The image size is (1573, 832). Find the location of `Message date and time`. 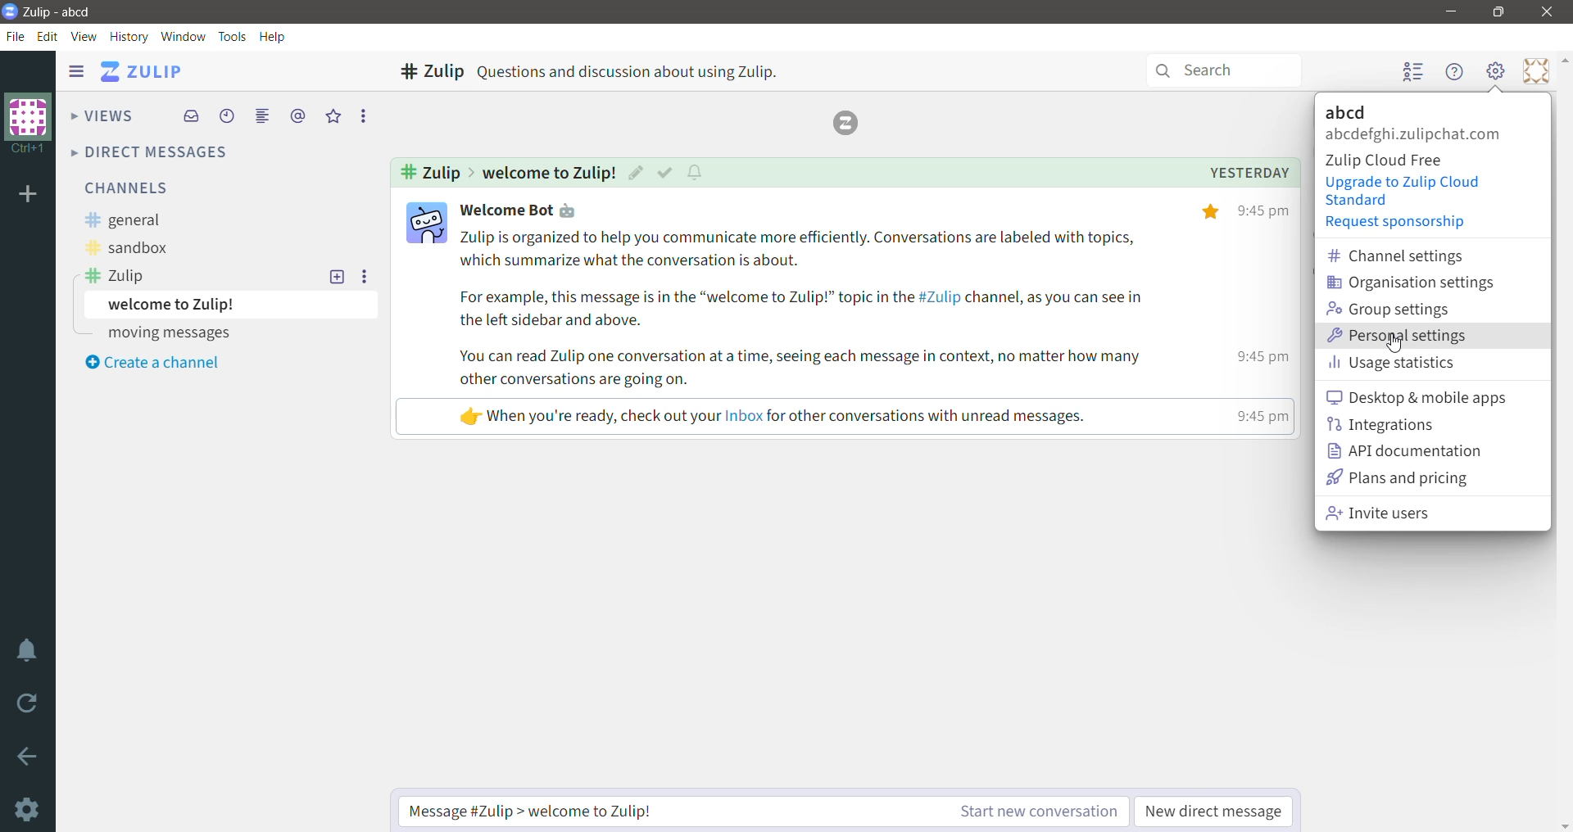

Message date and time is located at coordinates (1225, 173).